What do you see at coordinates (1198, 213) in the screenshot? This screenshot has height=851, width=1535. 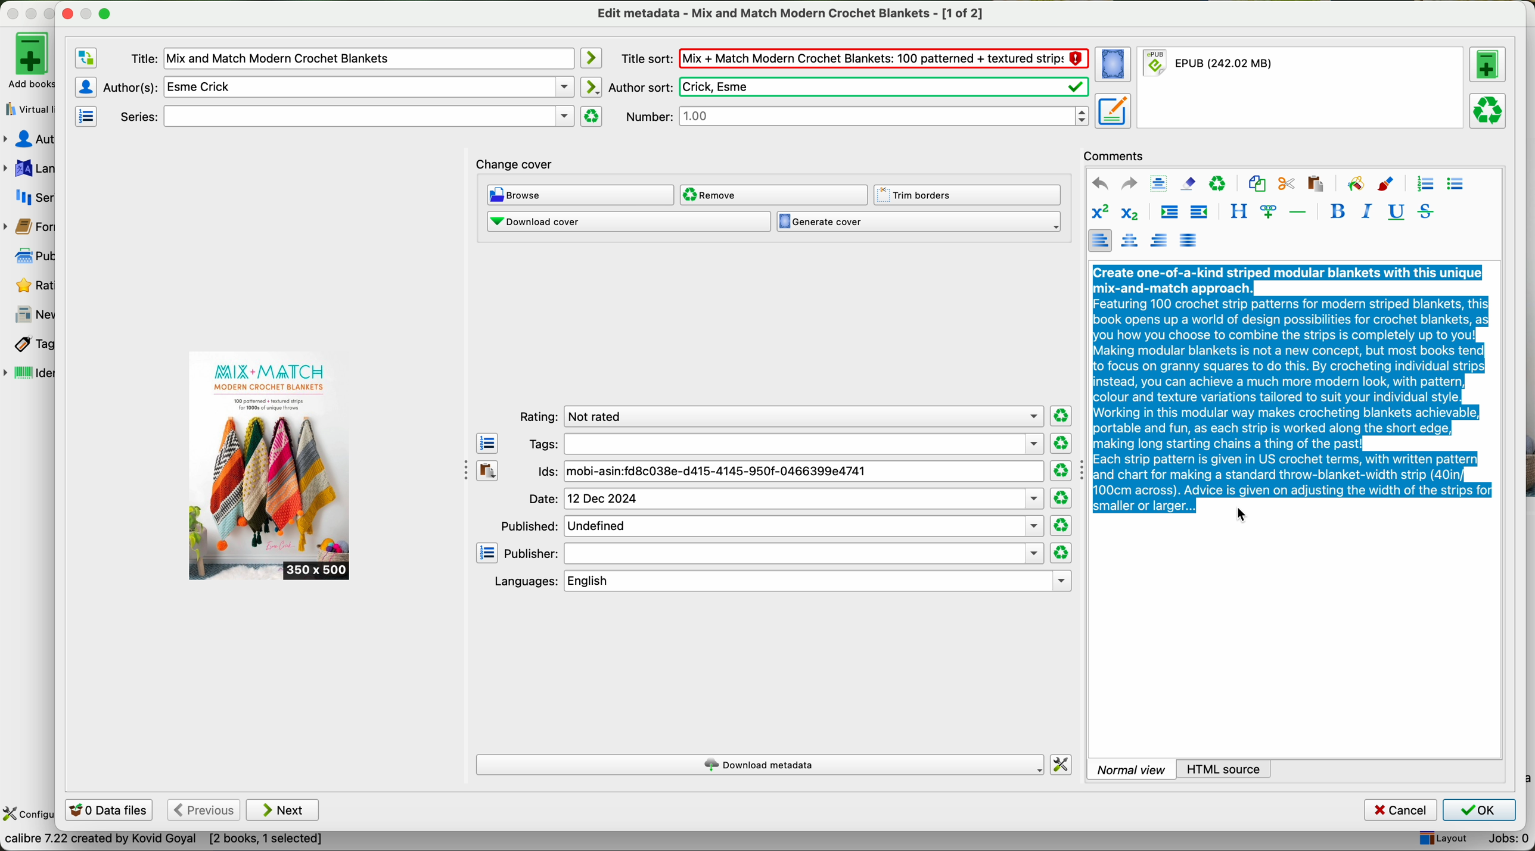 I see `decrease indentation` at bounding box center [1198, 213].